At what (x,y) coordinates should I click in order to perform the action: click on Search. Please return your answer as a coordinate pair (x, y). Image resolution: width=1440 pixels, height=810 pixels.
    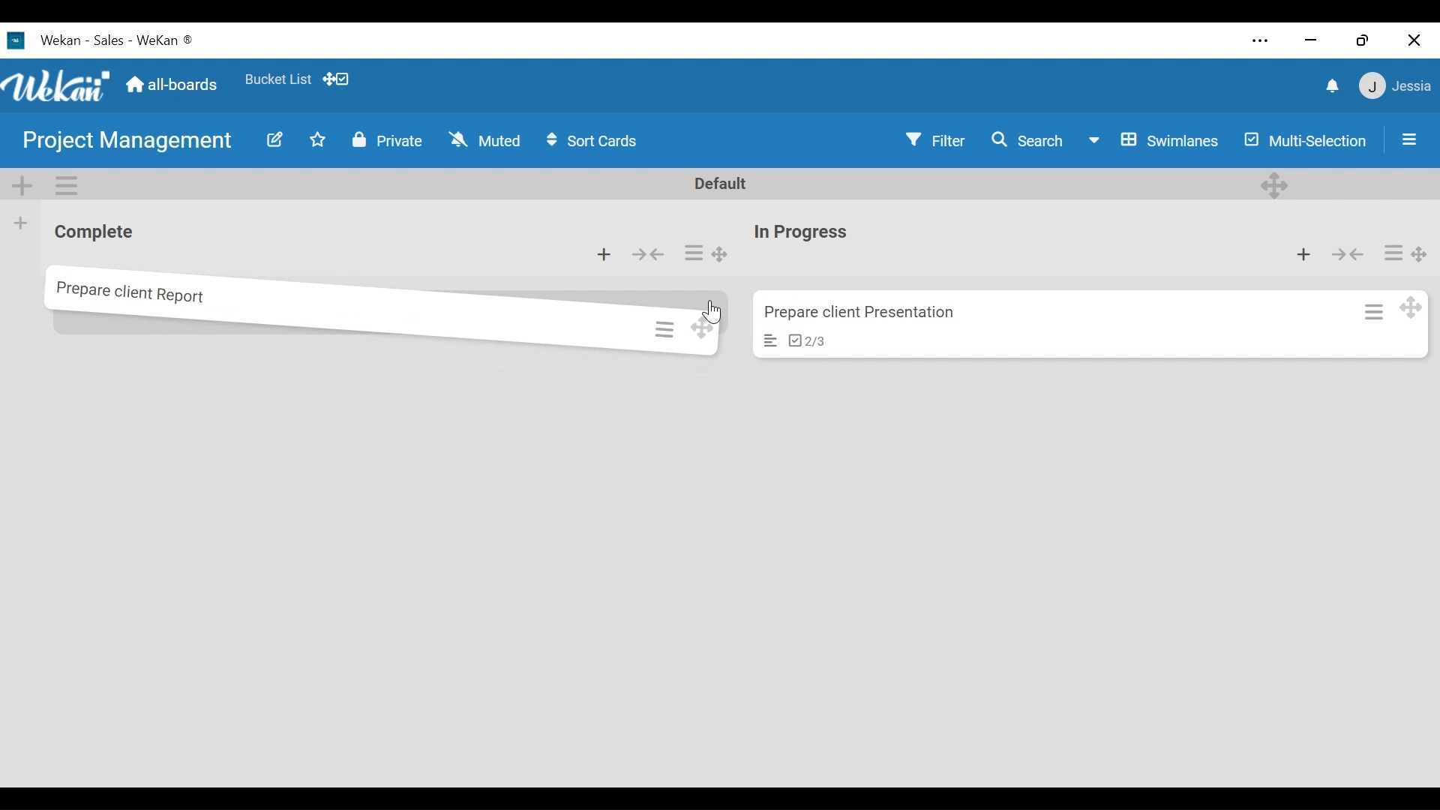
    Looking at the image, I should click on (1030, 142).